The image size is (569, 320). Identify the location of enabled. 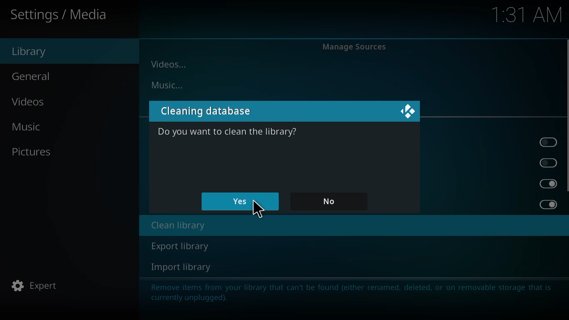
(549, 205).